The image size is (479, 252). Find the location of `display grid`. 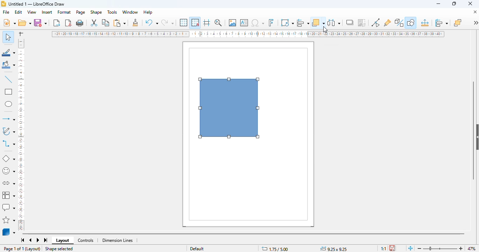

display grid is located at coordinates (184, 22).